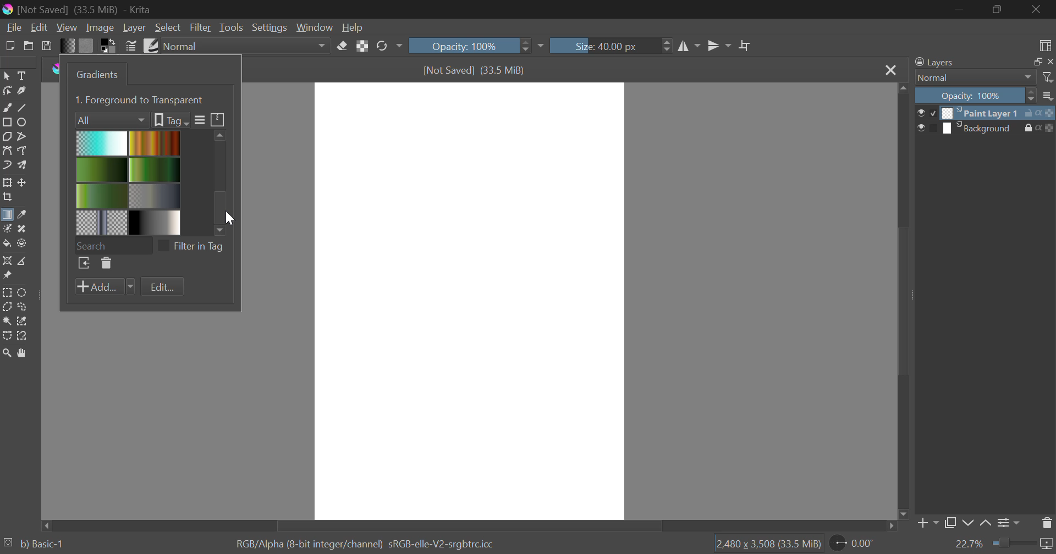 This screenshot has width=1056, height=554. What do you see at coordinates (767, 544) in the screenshot?
I see `12,480 x 3,508 (33.5 MiB)` at bounding box center [767, 544].